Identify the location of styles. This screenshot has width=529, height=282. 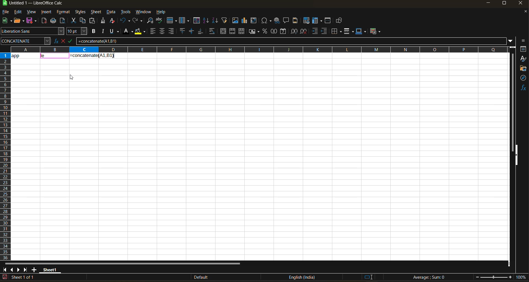
(523, 59).